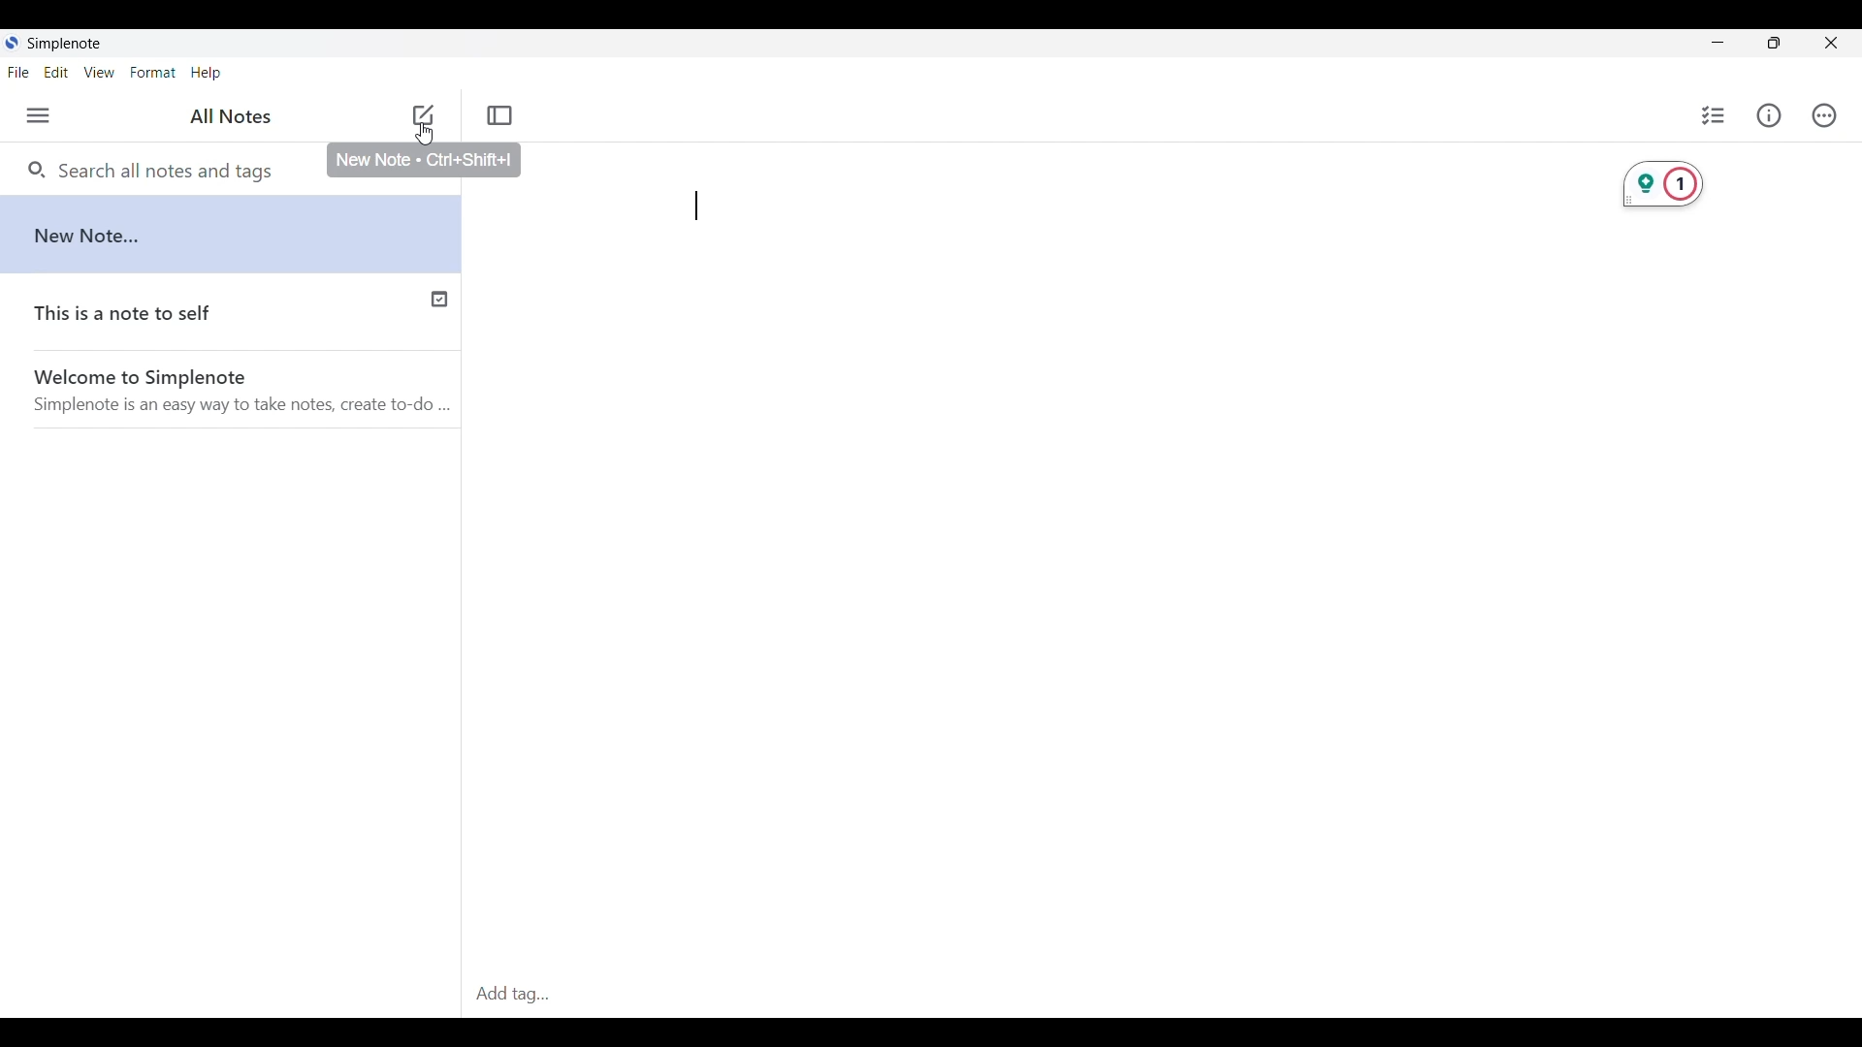 The width and height of the screenshot is (1862, 1047). What do you see at coordinates (100, 72) in the screenshot?
I see `View menu` at bounding box center [100, 72].